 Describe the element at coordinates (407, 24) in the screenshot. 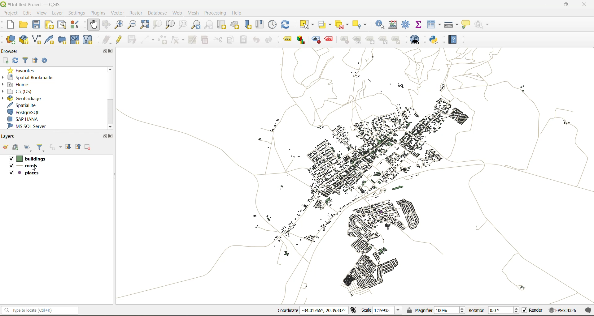

I see `toolbox` at that location.